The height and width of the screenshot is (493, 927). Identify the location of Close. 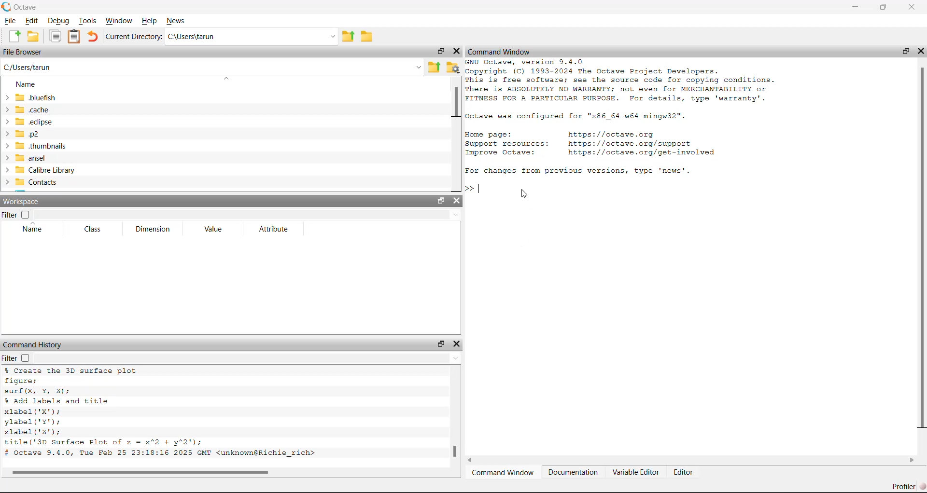
(457, 201).